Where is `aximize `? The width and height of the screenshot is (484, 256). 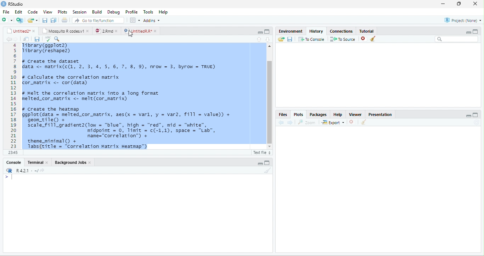 aximize  is located at coordinates (478, 30).